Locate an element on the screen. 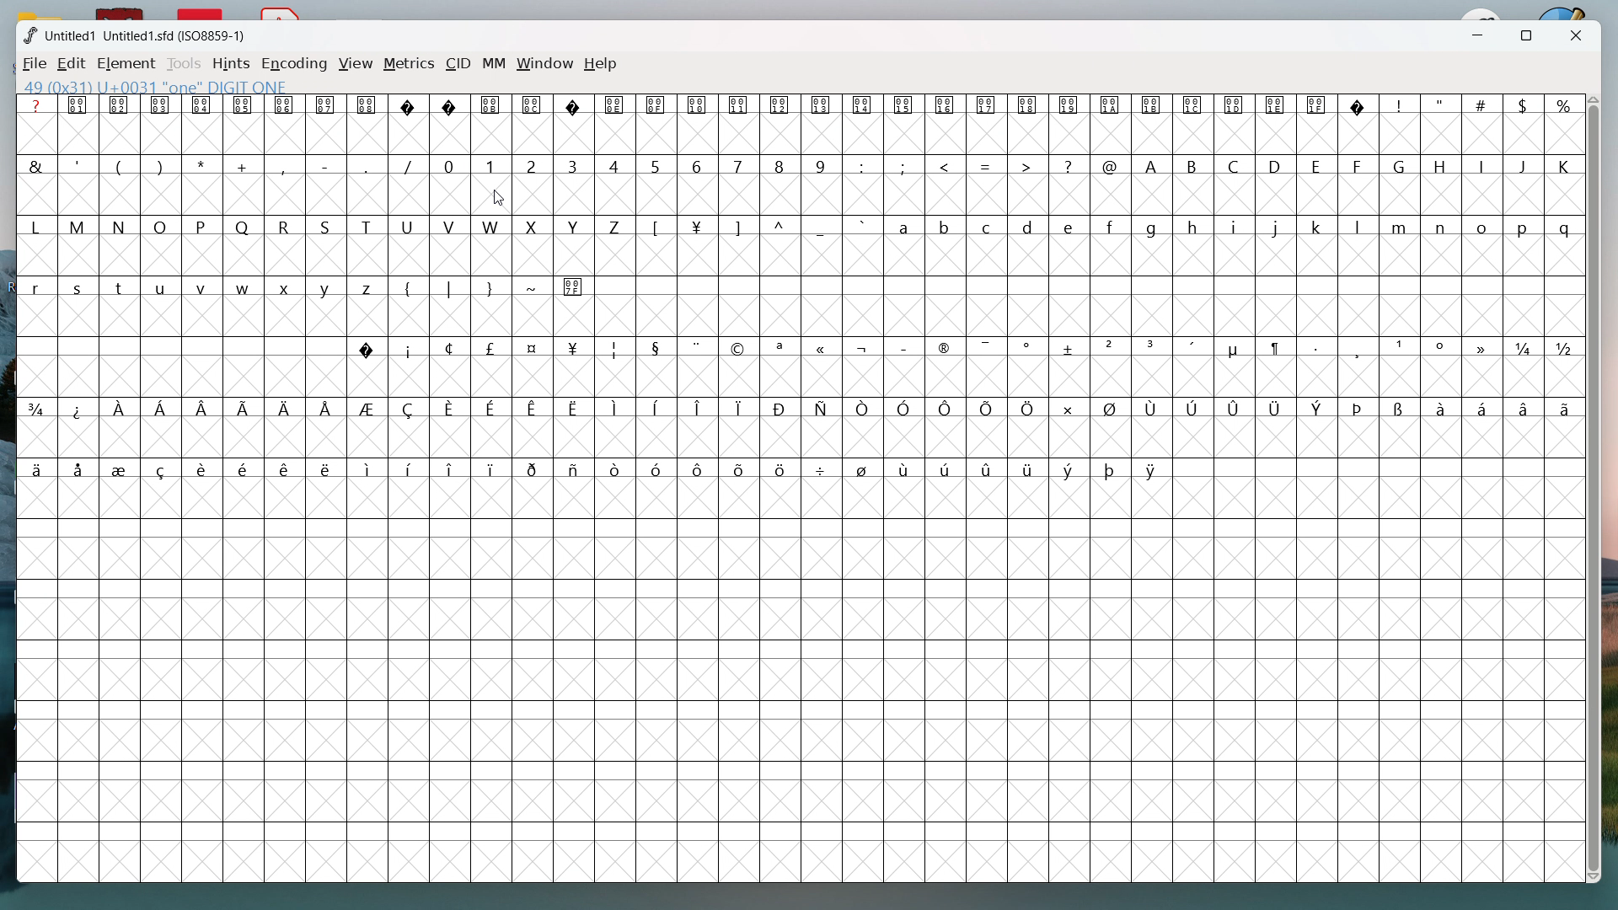 The image size is (1618, 910). symbol is located at coordinates (699, 226).